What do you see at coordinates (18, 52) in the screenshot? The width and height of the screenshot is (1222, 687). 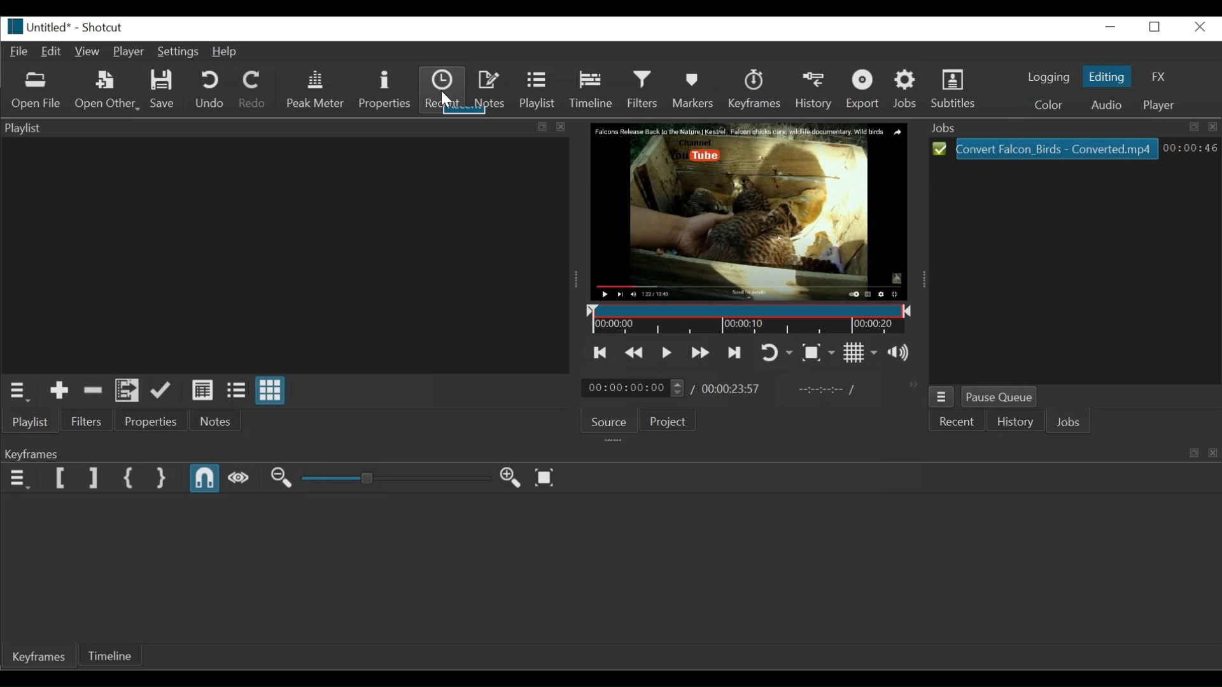 I see `File` at bounding box center [18, 52].